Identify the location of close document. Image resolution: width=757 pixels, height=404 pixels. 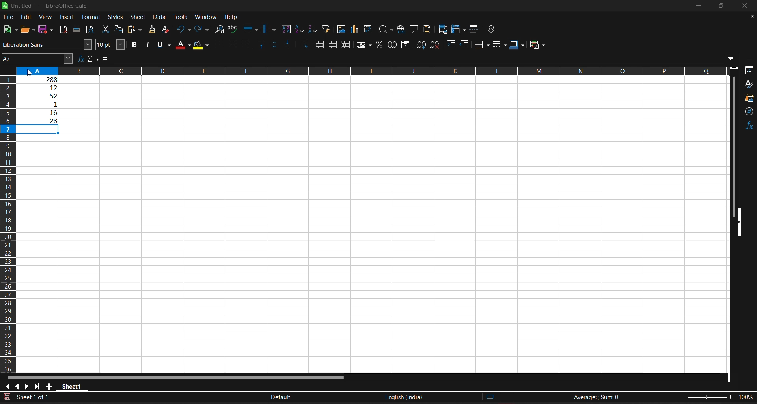
(750, 16).